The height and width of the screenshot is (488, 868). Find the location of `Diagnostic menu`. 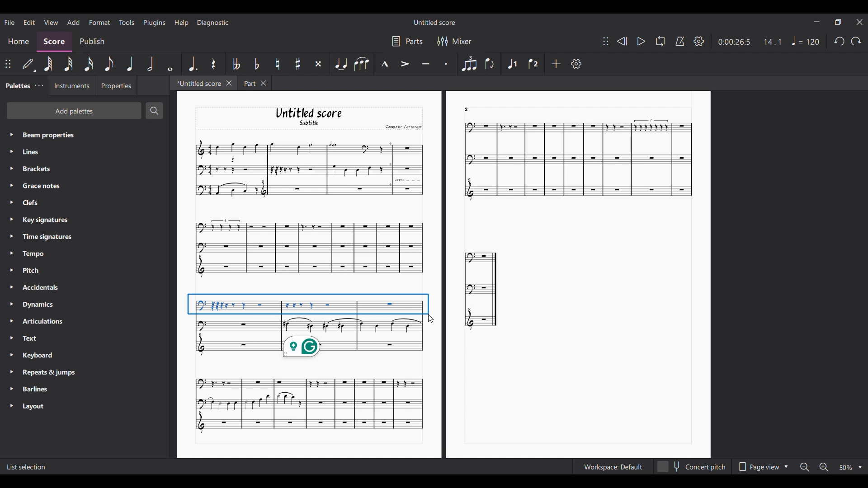

Diagnostic menu is located at coordinates (213, 23).